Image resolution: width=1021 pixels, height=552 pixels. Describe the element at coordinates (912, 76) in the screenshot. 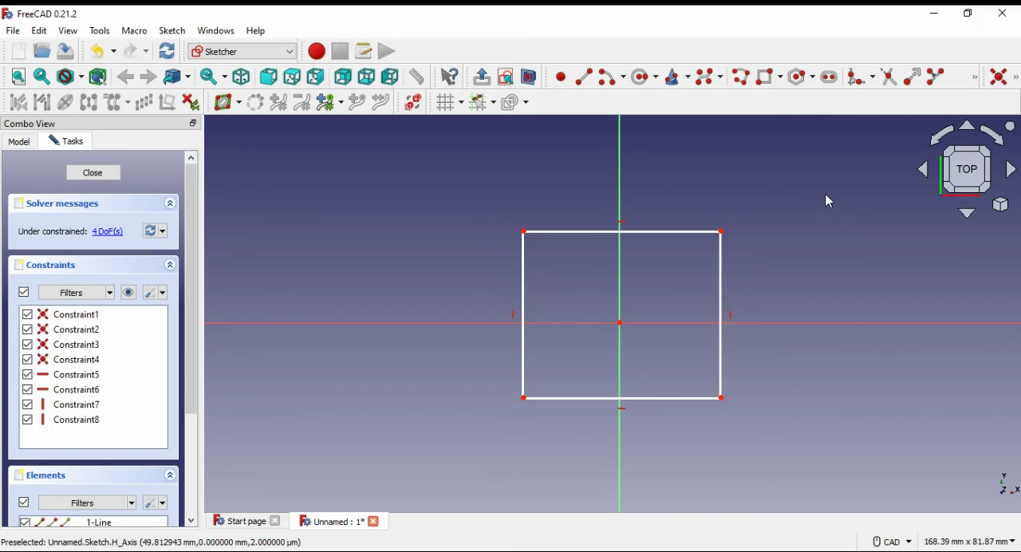

I see `extend  edge` at that location.